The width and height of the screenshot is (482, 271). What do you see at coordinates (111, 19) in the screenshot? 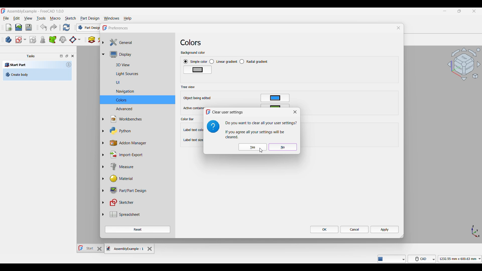
I see `Windows menu` at bounding box center [111, 19].